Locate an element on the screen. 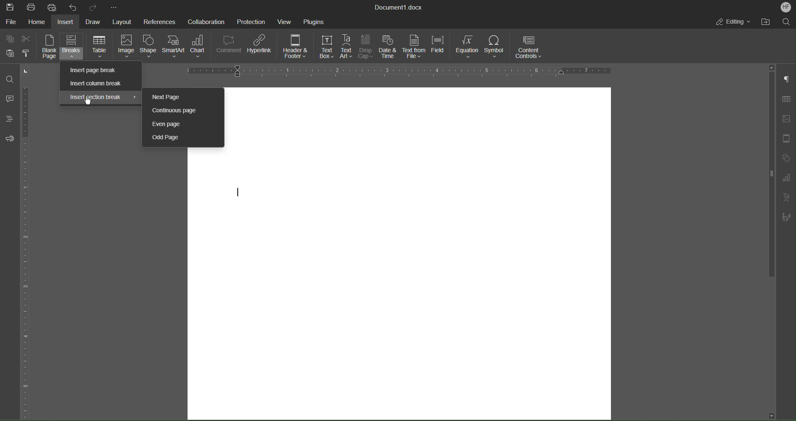 The height and width of the screenshot is (421, 796). Continuous Page is located at coordinates (175, 110).